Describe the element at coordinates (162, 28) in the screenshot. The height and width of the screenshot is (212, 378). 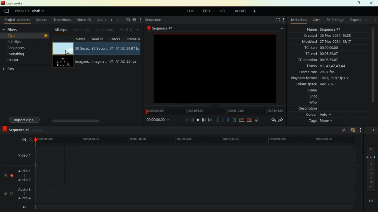
I see `sequence` at that location.